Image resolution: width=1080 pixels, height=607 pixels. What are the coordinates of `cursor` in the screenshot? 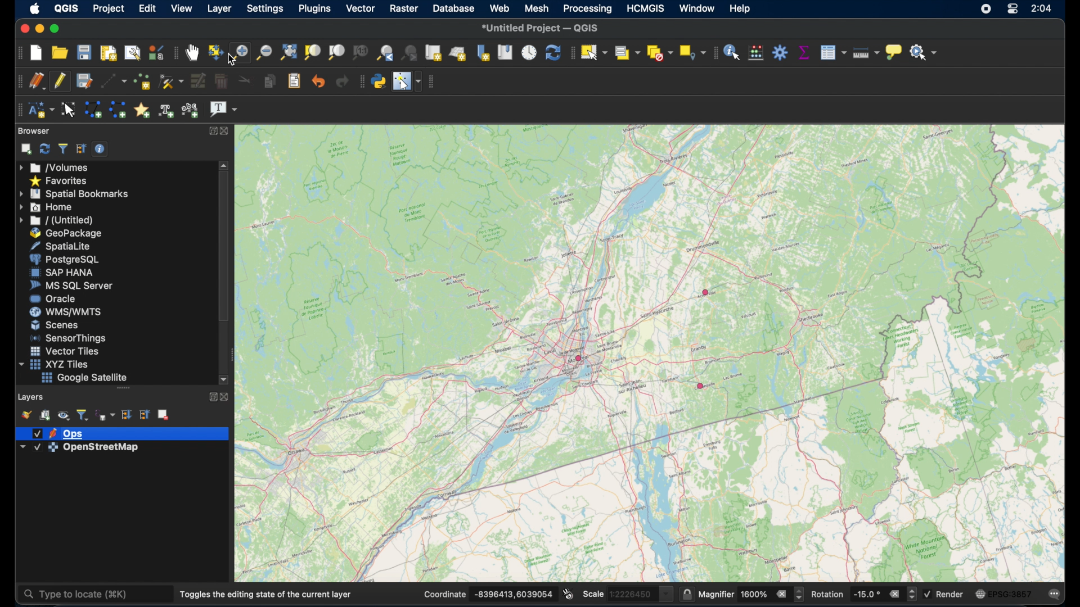 It's located at (232, 59).